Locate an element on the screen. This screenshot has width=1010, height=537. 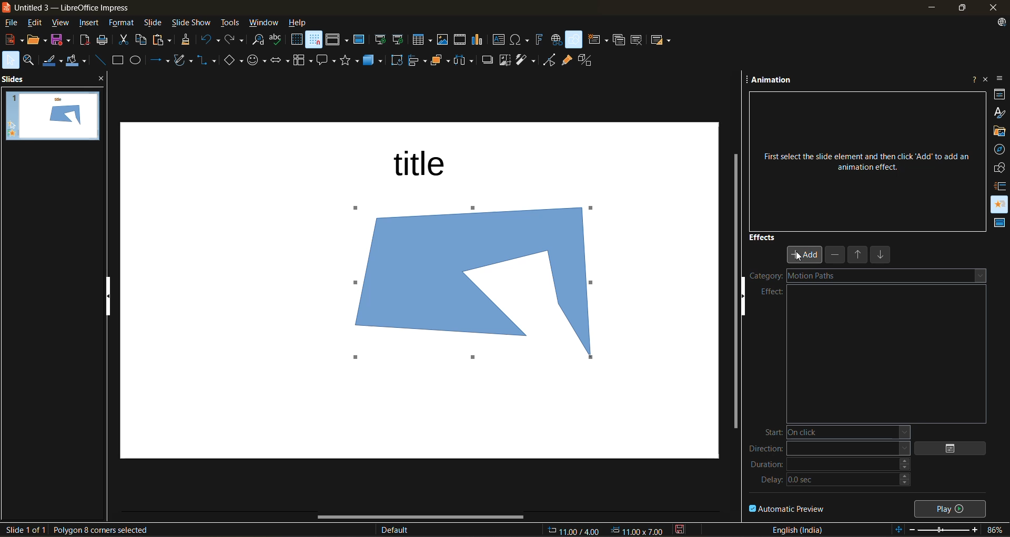
stars and banners is located at coordinates (350, 60).